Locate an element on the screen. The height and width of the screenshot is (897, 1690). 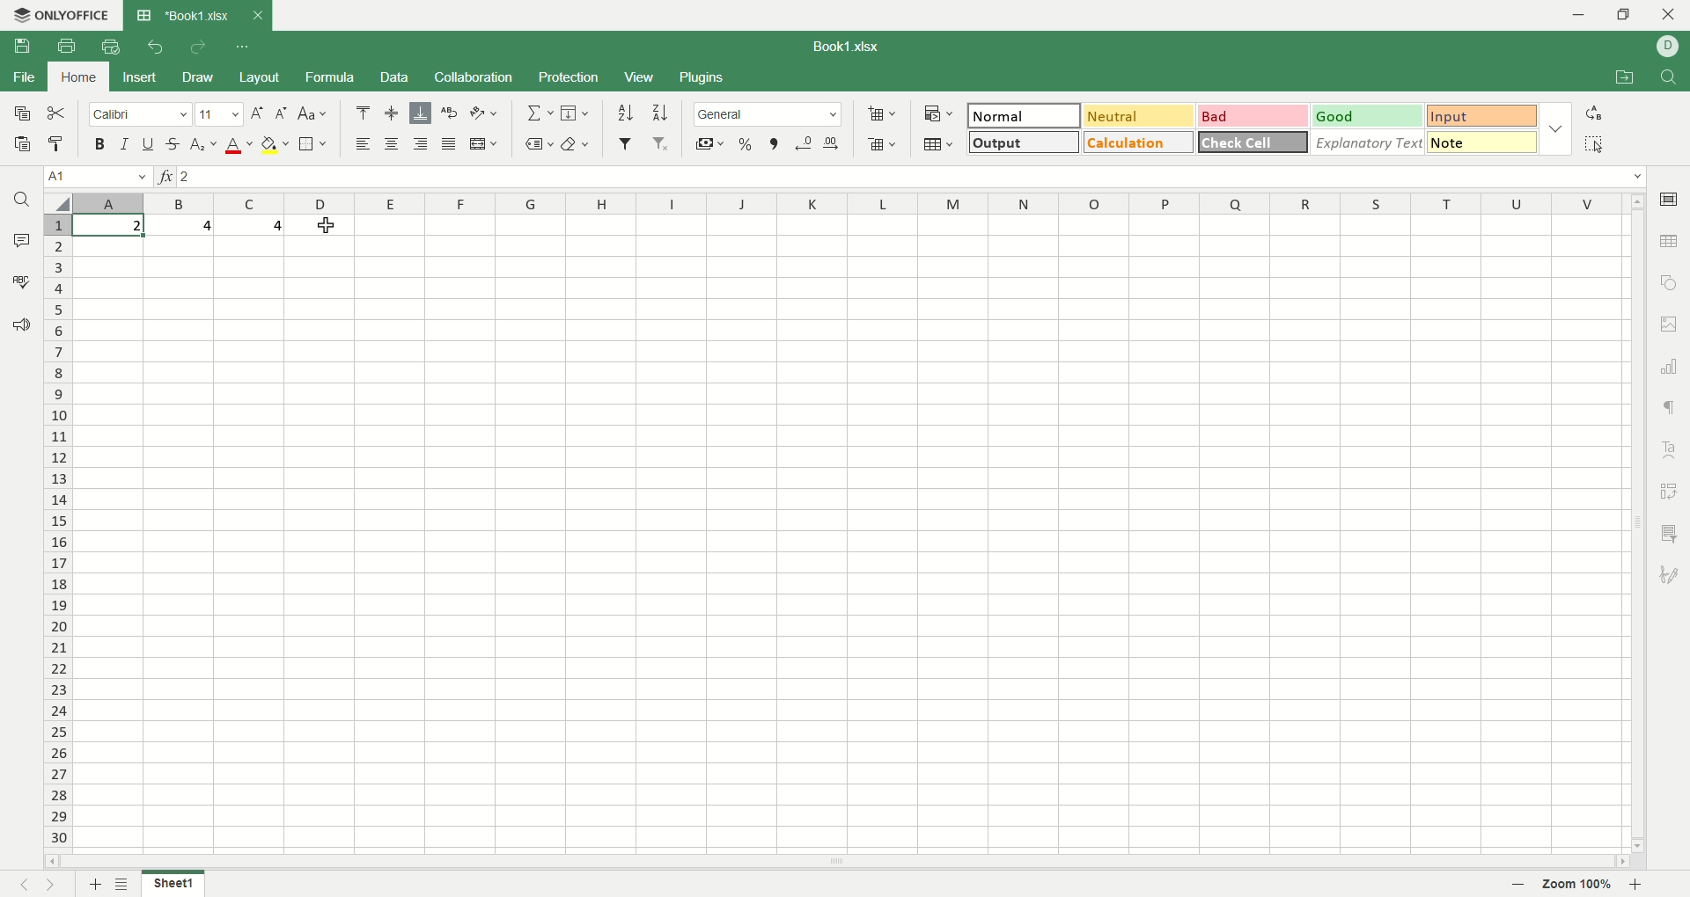
home is located at coordinates (76, 77).